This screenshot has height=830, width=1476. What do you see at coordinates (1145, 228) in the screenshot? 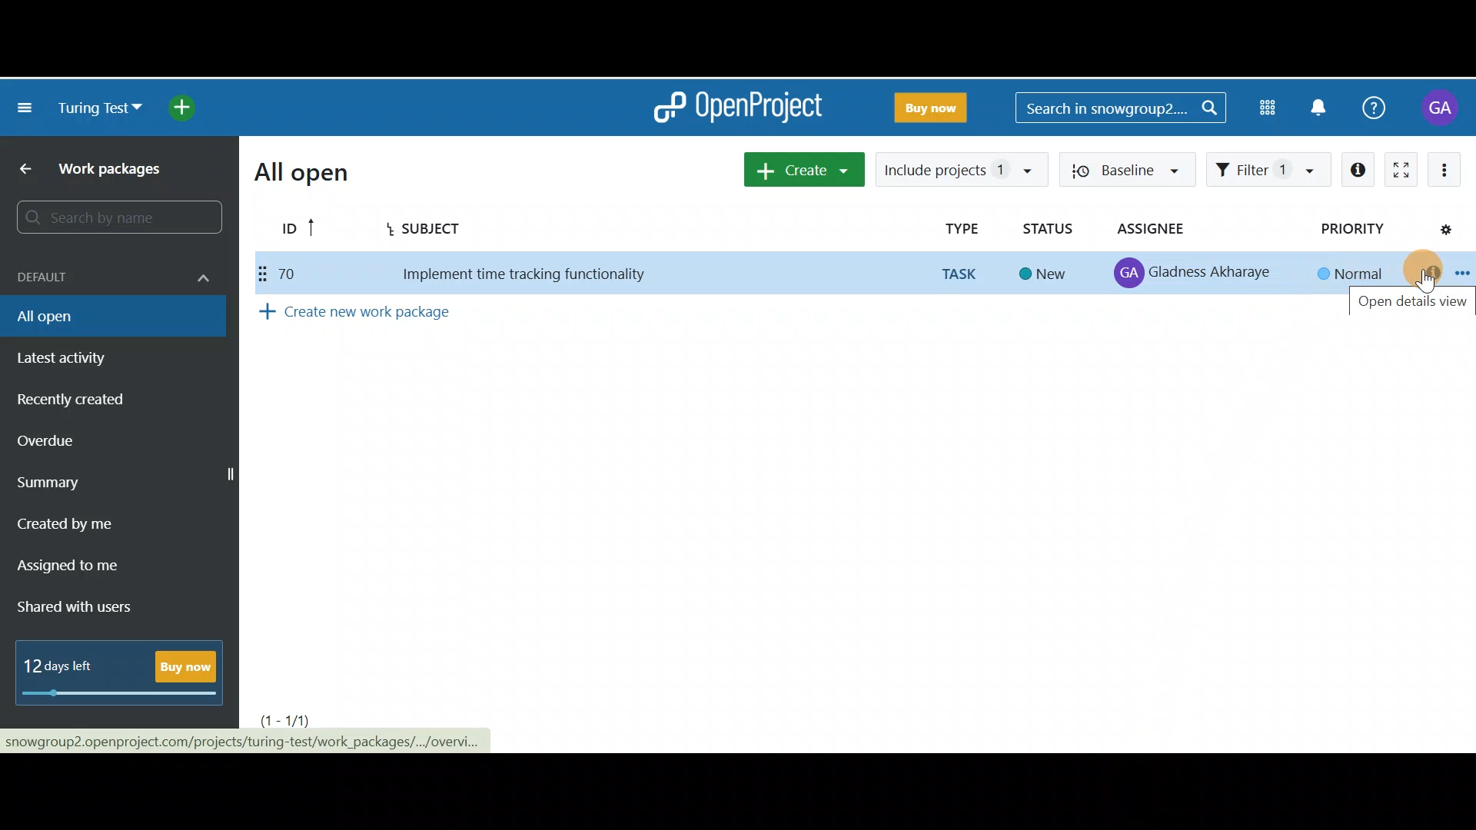
I see `Assignee` at bounding box center [1145, 228].